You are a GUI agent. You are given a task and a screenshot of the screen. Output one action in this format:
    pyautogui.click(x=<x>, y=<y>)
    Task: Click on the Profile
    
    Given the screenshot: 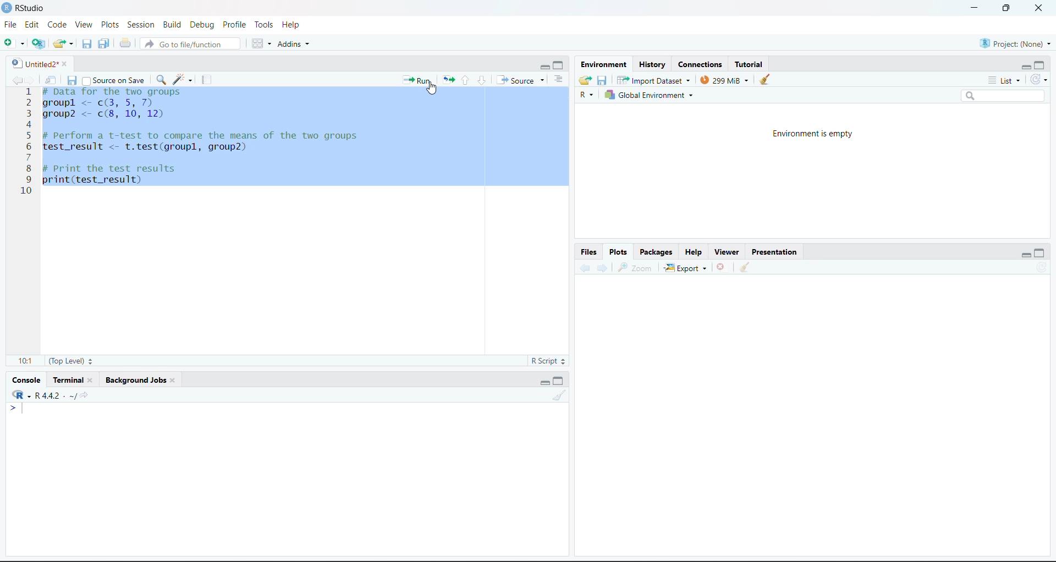 What is the action you would take?
    pyautogui.click(x=237, y=25)
    